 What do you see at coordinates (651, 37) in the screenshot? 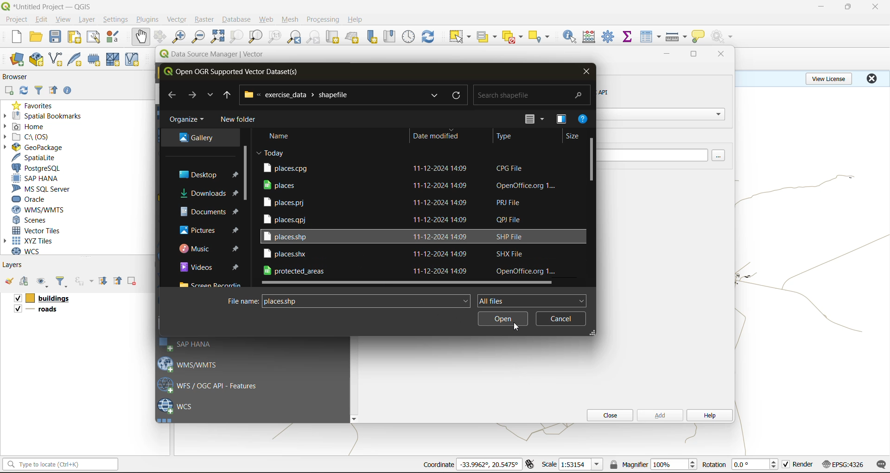
I see `attributes table` at bounding box center [651, 37].